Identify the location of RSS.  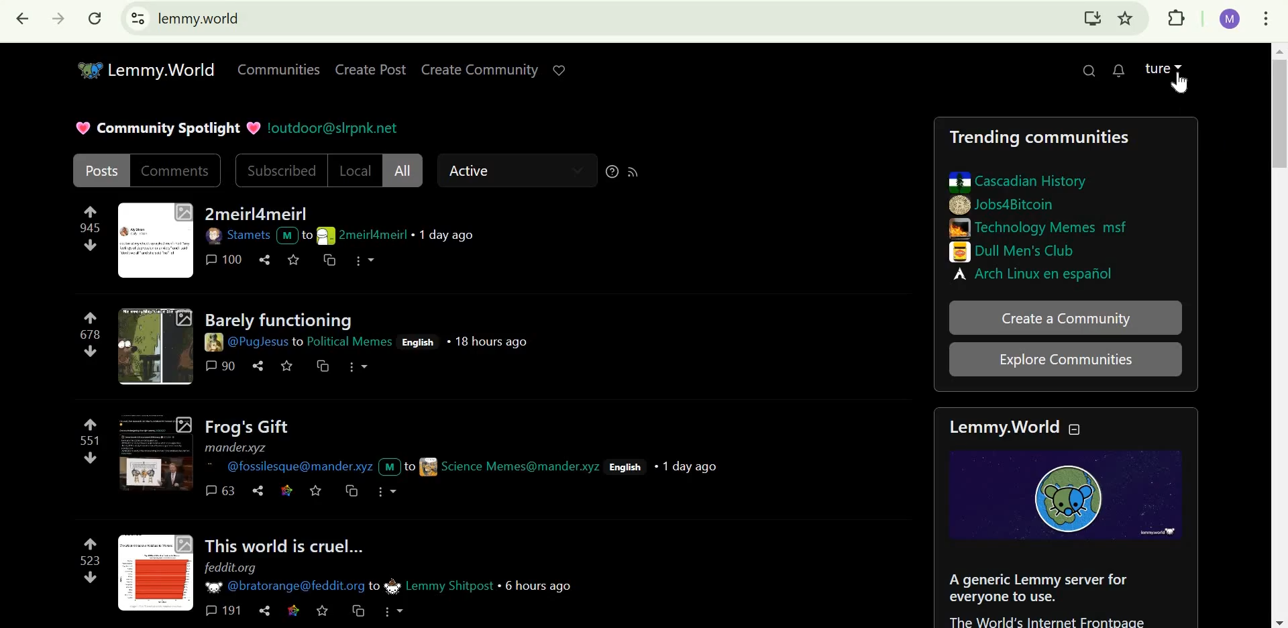
(637, 170).